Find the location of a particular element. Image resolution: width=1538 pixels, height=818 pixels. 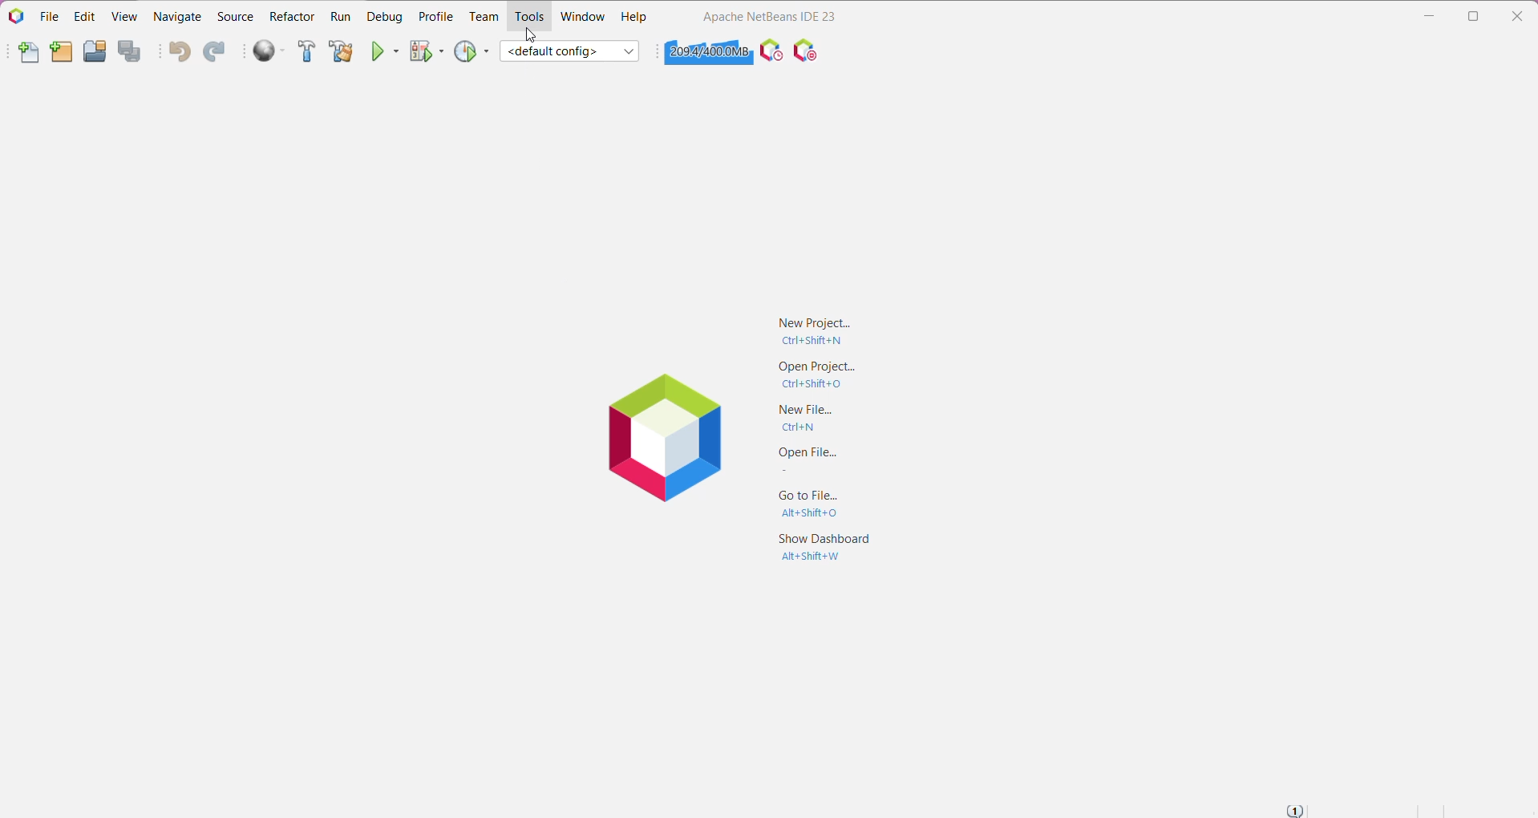

File is located at coordinates (50, 17).